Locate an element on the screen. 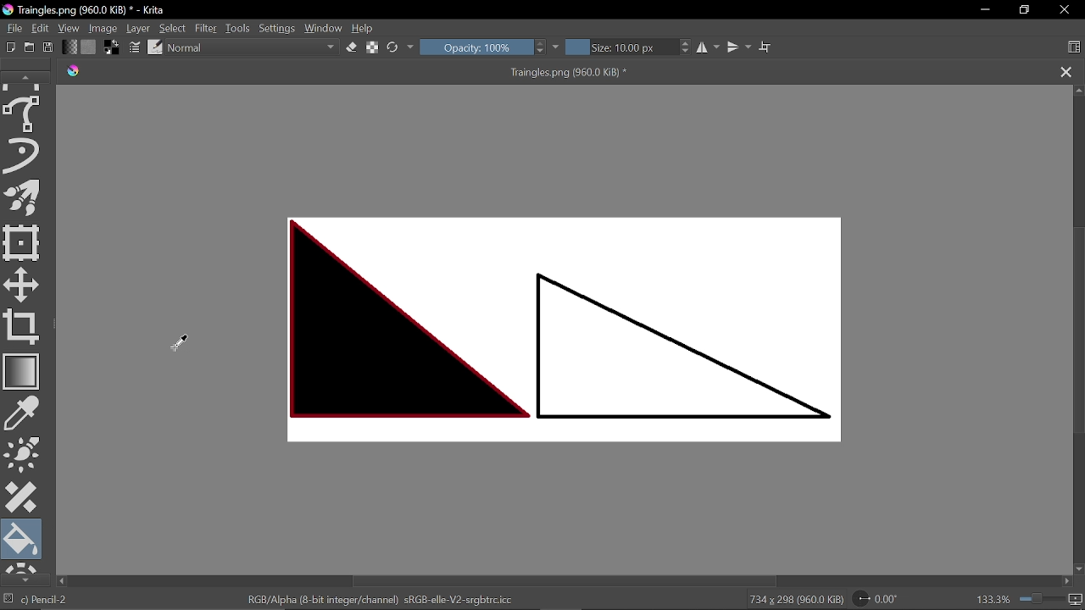 The width and height of the screenshot is (1085, 610). Dynamic brush tool is located at coordinates (24, 154).